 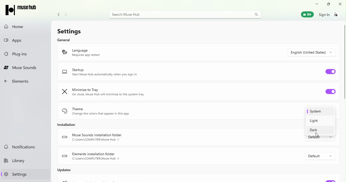 I want to click on Muse sounds, so click(x=22, y=69).